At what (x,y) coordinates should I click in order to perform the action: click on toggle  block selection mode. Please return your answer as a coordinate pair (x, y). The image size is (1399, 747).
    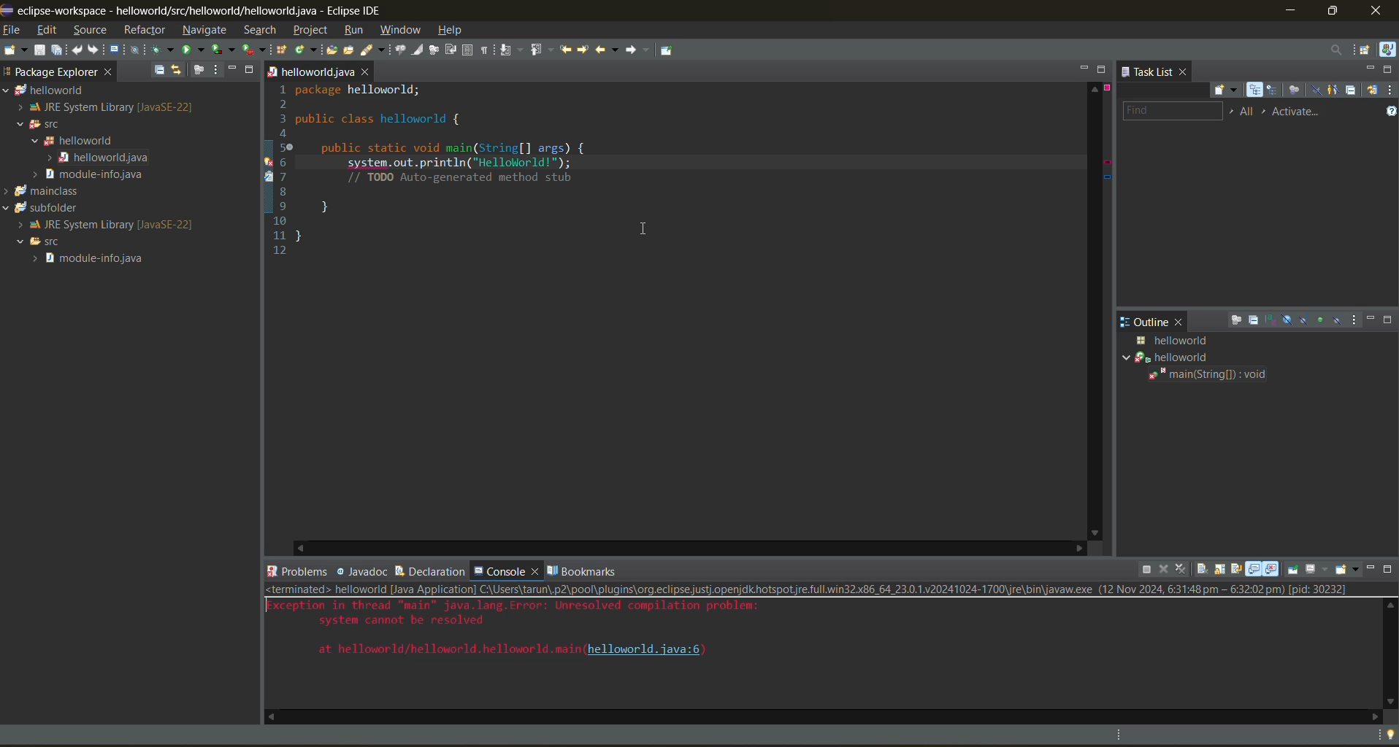
    Looking at the image, I should click on (467, 50).